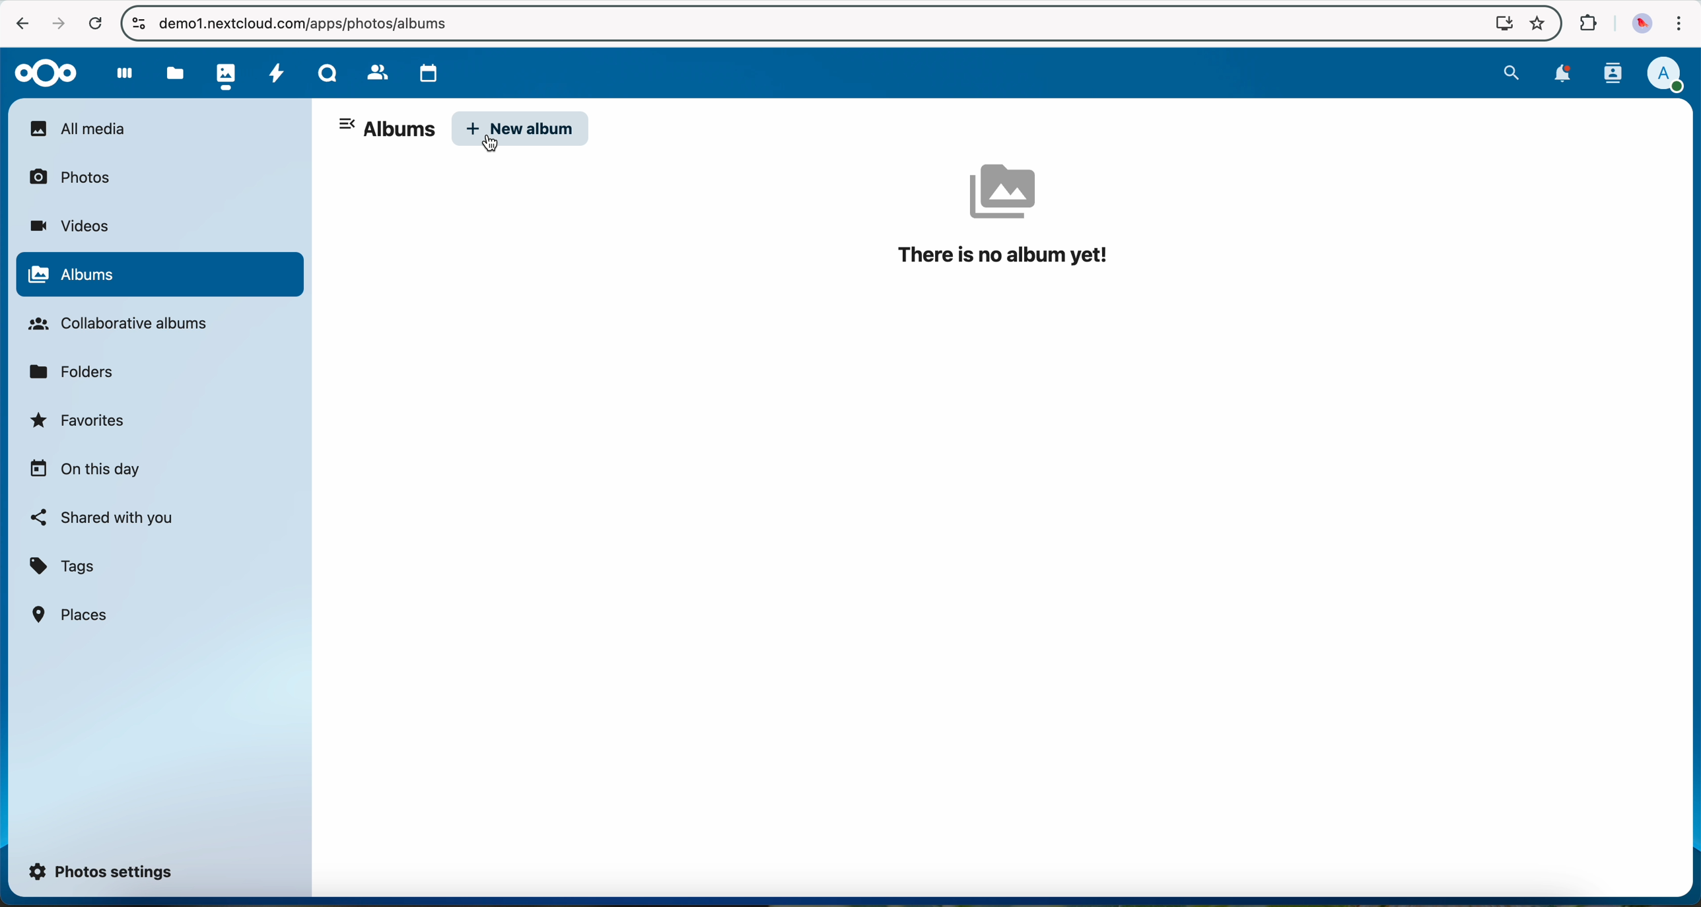  Describe the element at coordinates (522, 130) in the screenshot. I see `click on new album` at that location.